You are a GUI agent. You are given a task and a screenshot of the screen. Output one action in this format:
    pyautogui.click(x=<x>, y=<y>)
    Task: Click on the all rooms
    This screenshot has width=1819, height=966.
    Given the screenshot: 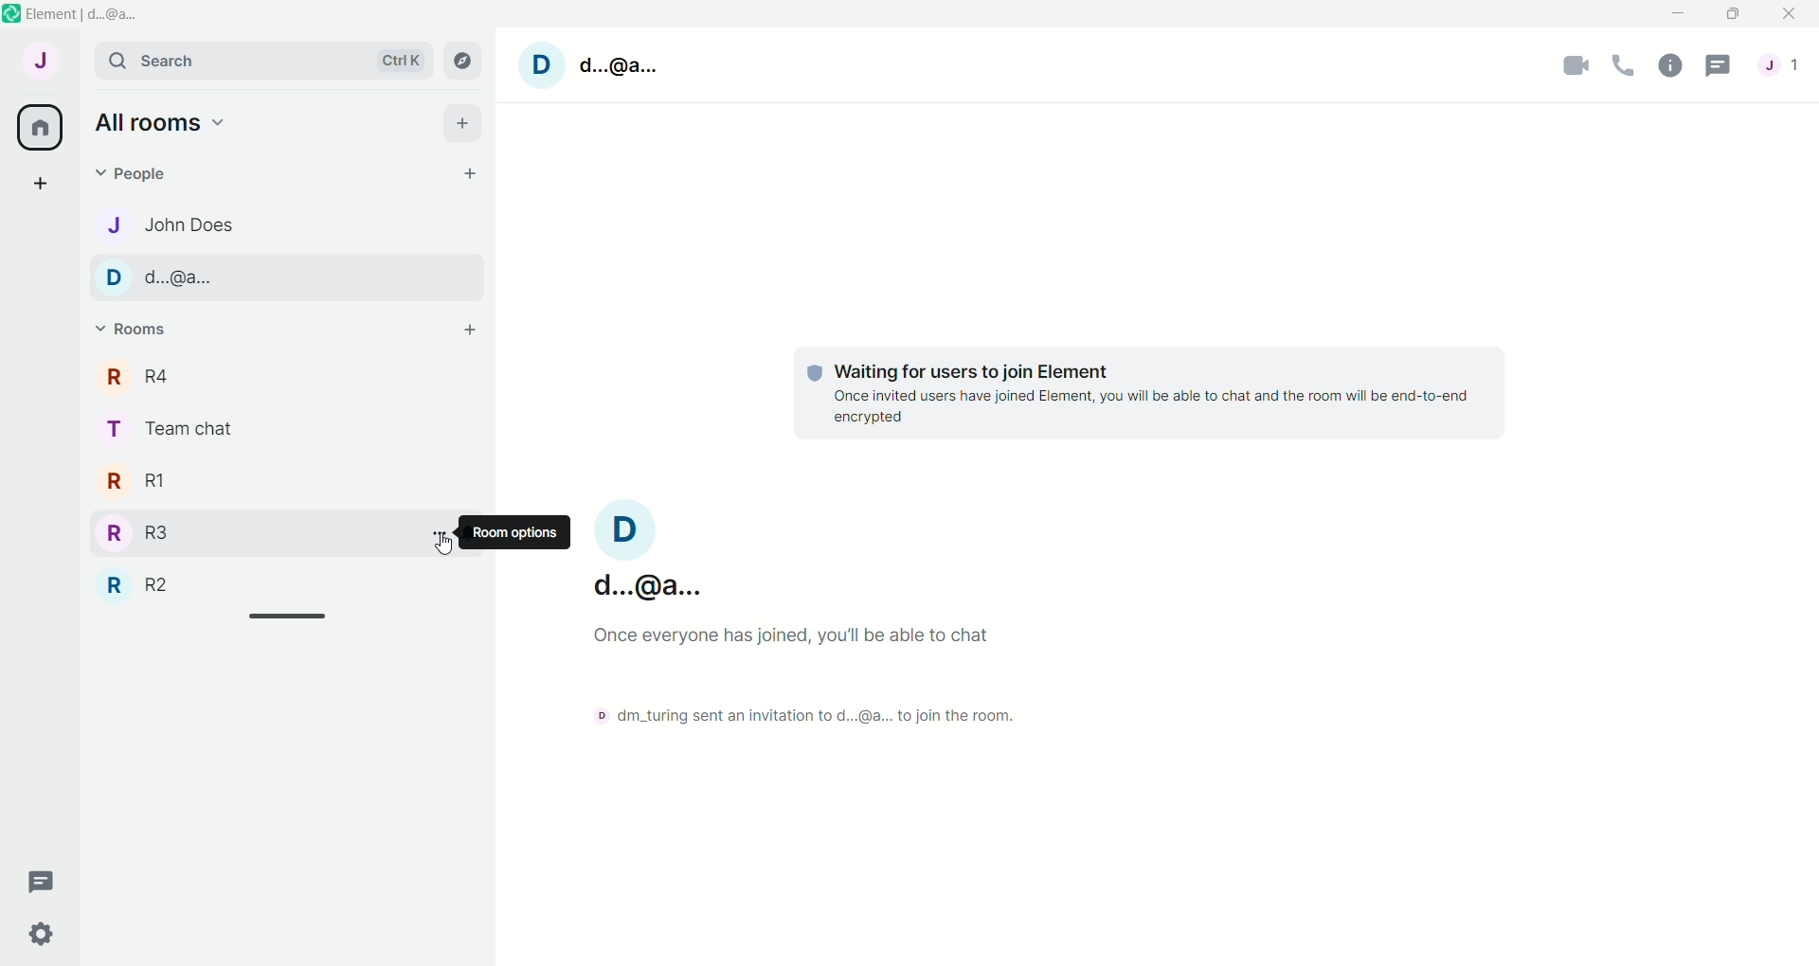 What is the action you would take?
    pyautogui.click(x=43, y=126)
    